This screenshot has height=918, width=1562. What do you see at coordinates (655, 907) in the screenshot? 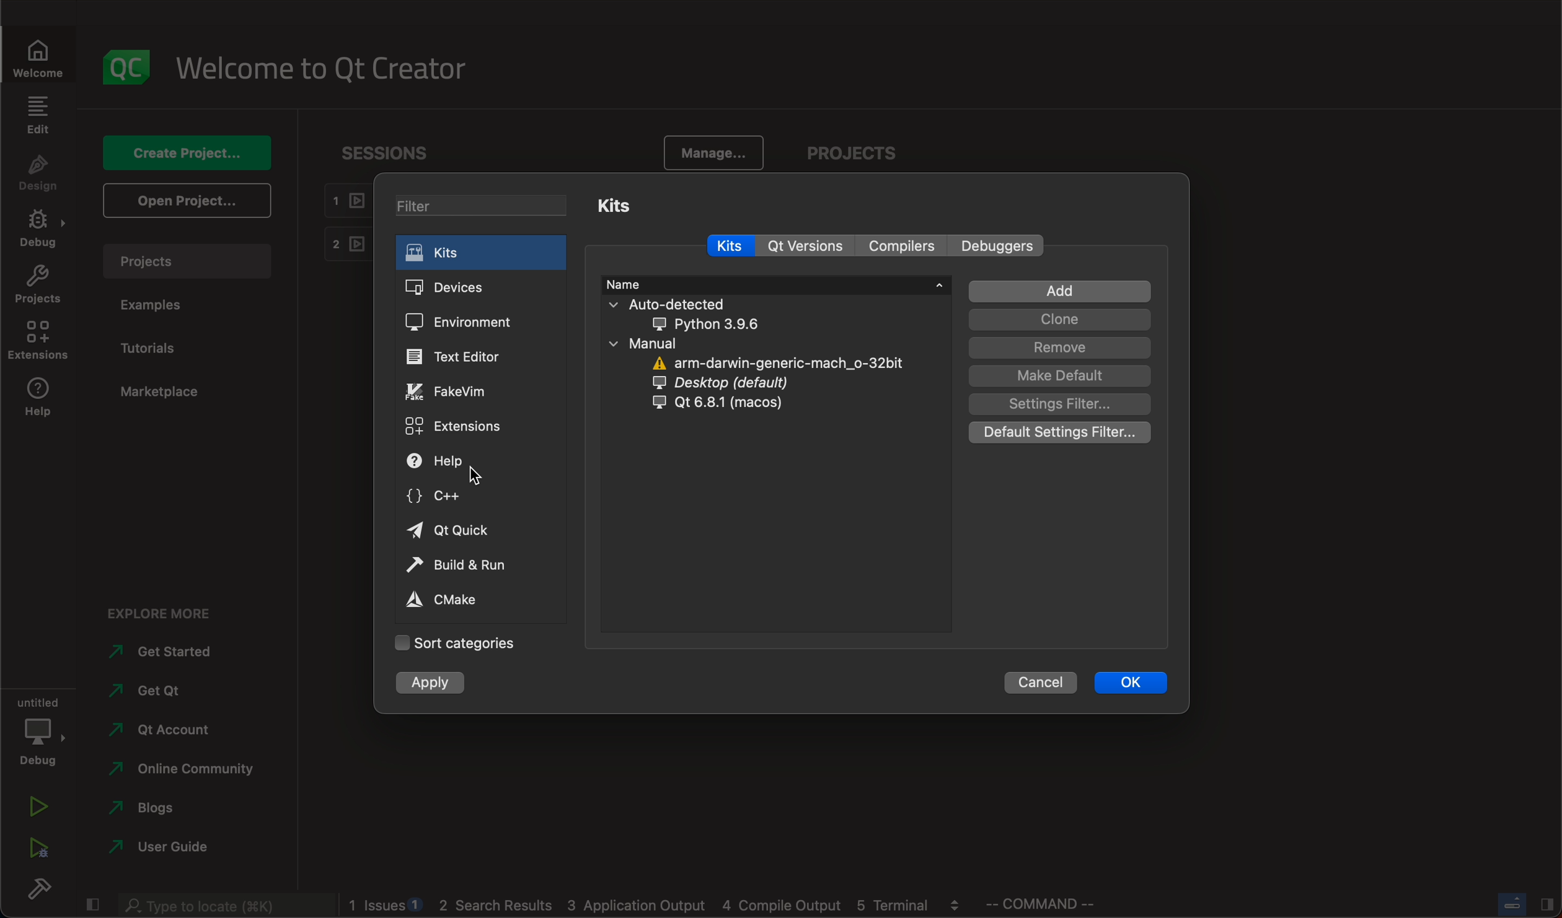
I see `blogs` at bounding box center [655, 907].